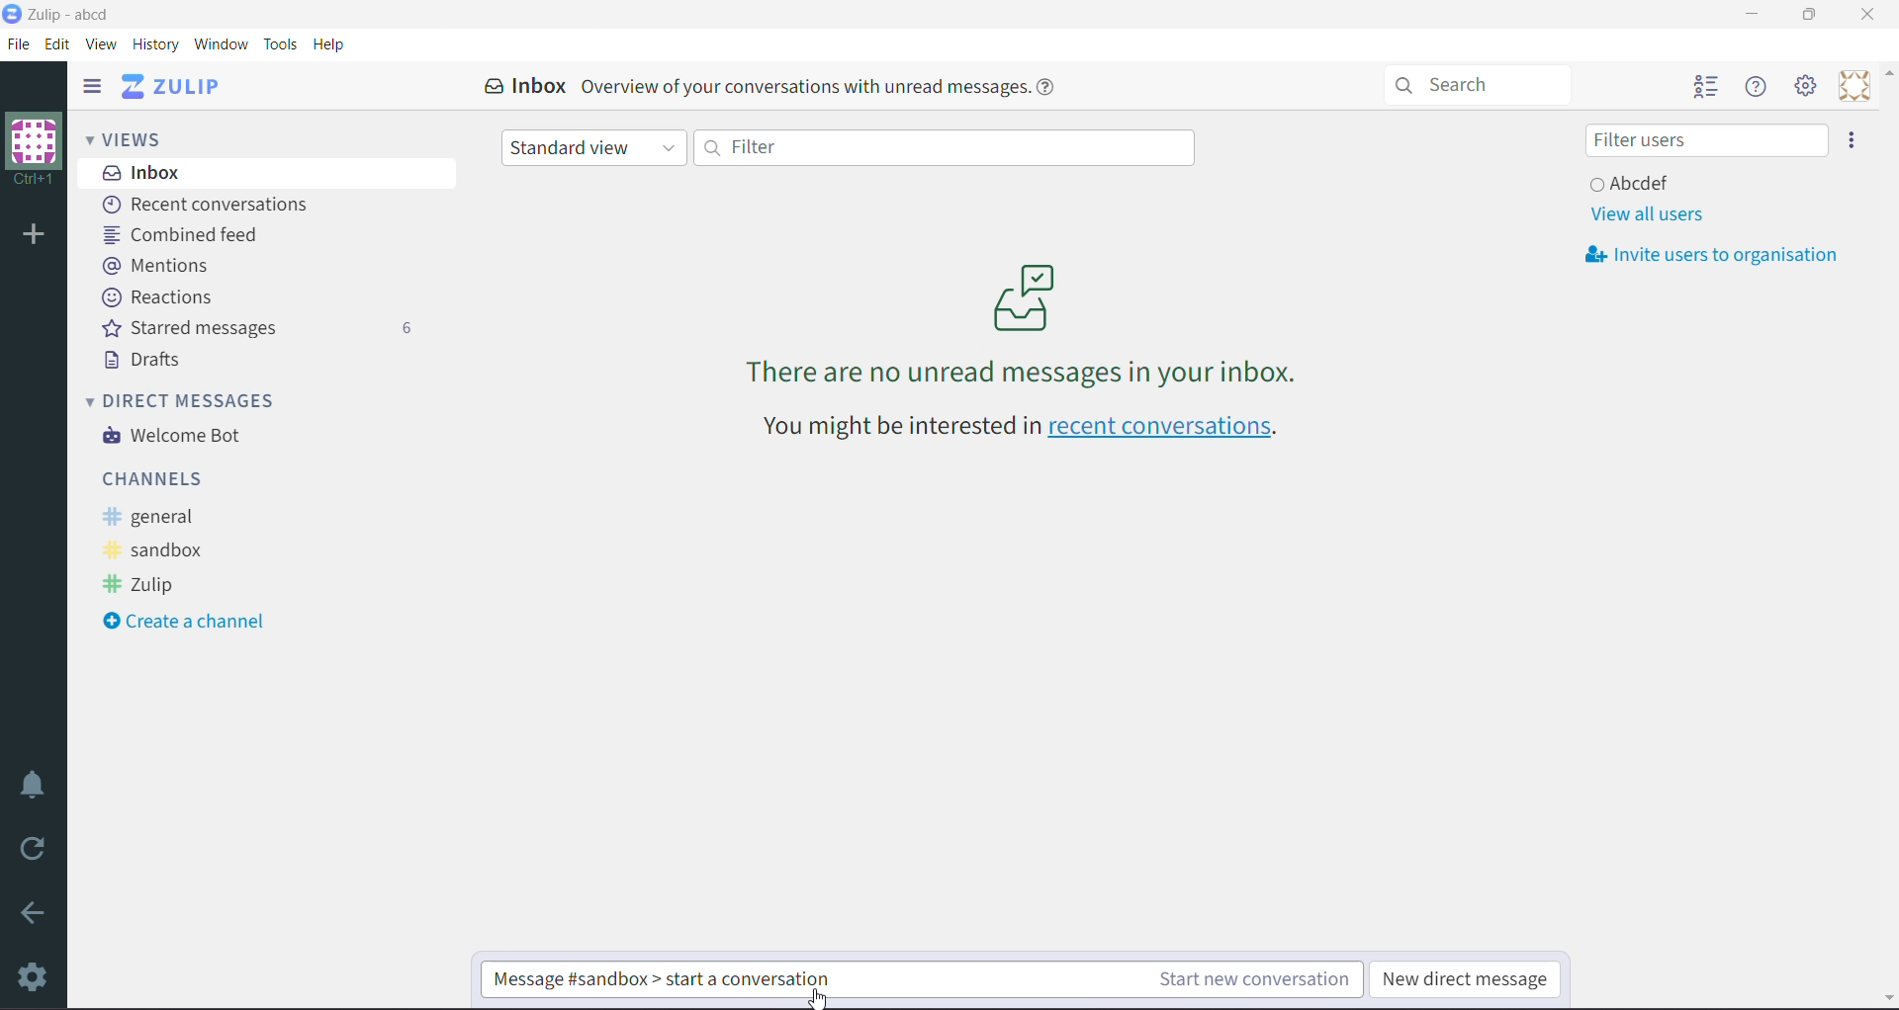 The image size is (1899, 1010). What do you see at coordinates (1854, 86) in the screenshot?
I see `Personal Menu` at bounding box center [1854, 86].